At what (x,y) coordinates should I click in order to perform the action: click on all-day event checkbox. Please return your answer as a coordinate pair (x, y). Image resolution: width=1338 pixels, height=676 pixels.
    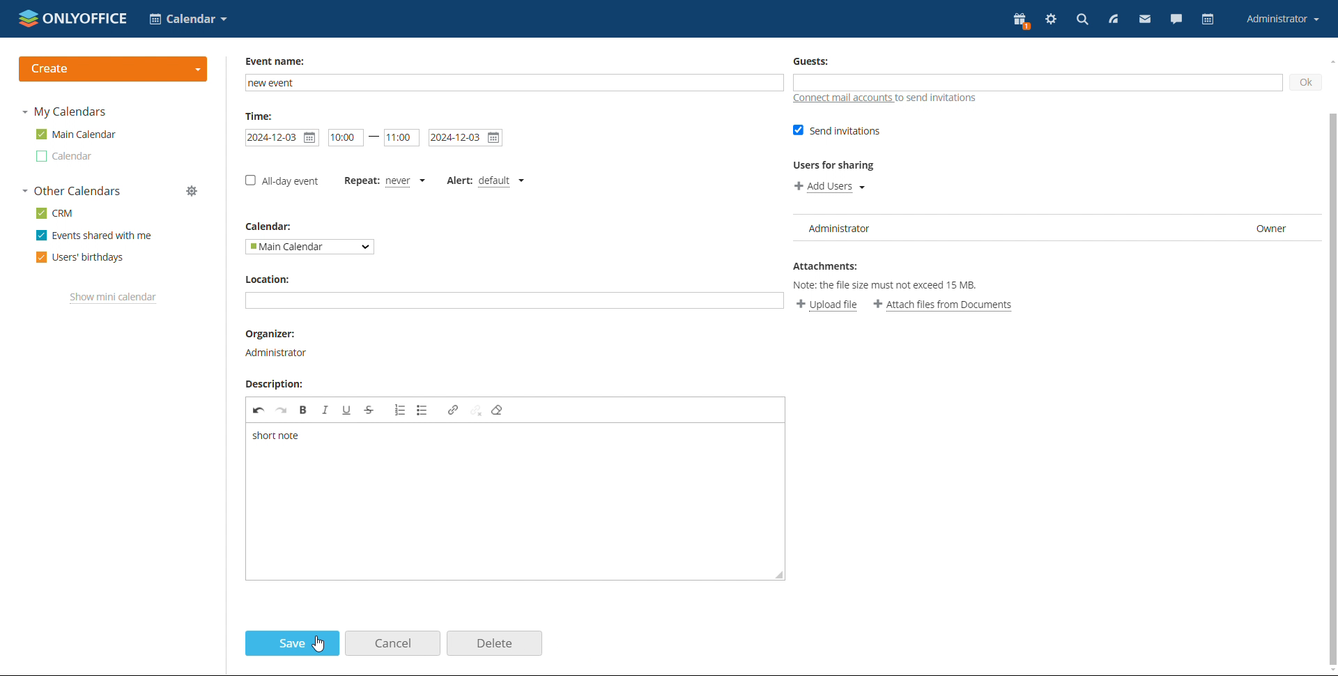
    Looking at the image, I should click on (282, 183).